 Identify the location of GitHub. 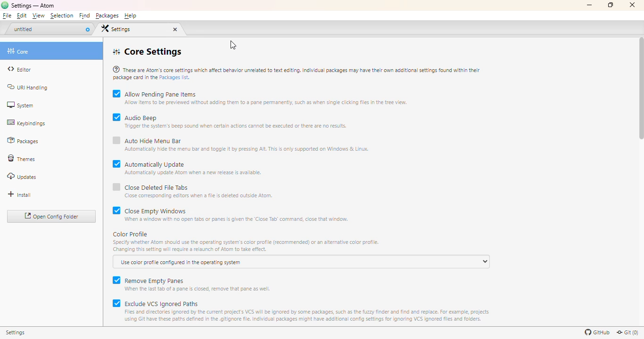
(597, 332).